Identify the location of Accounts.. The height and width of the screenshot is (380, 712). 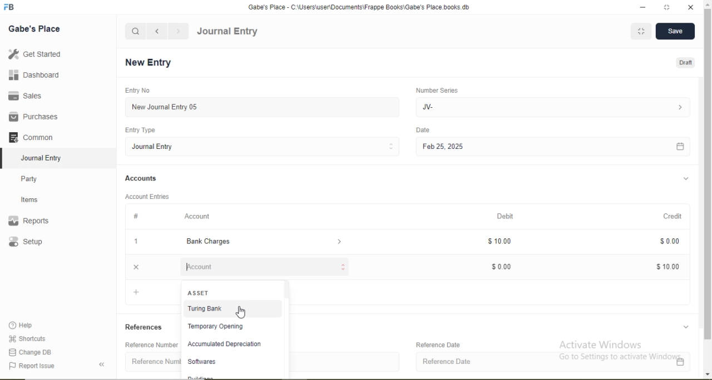
(141, 178).